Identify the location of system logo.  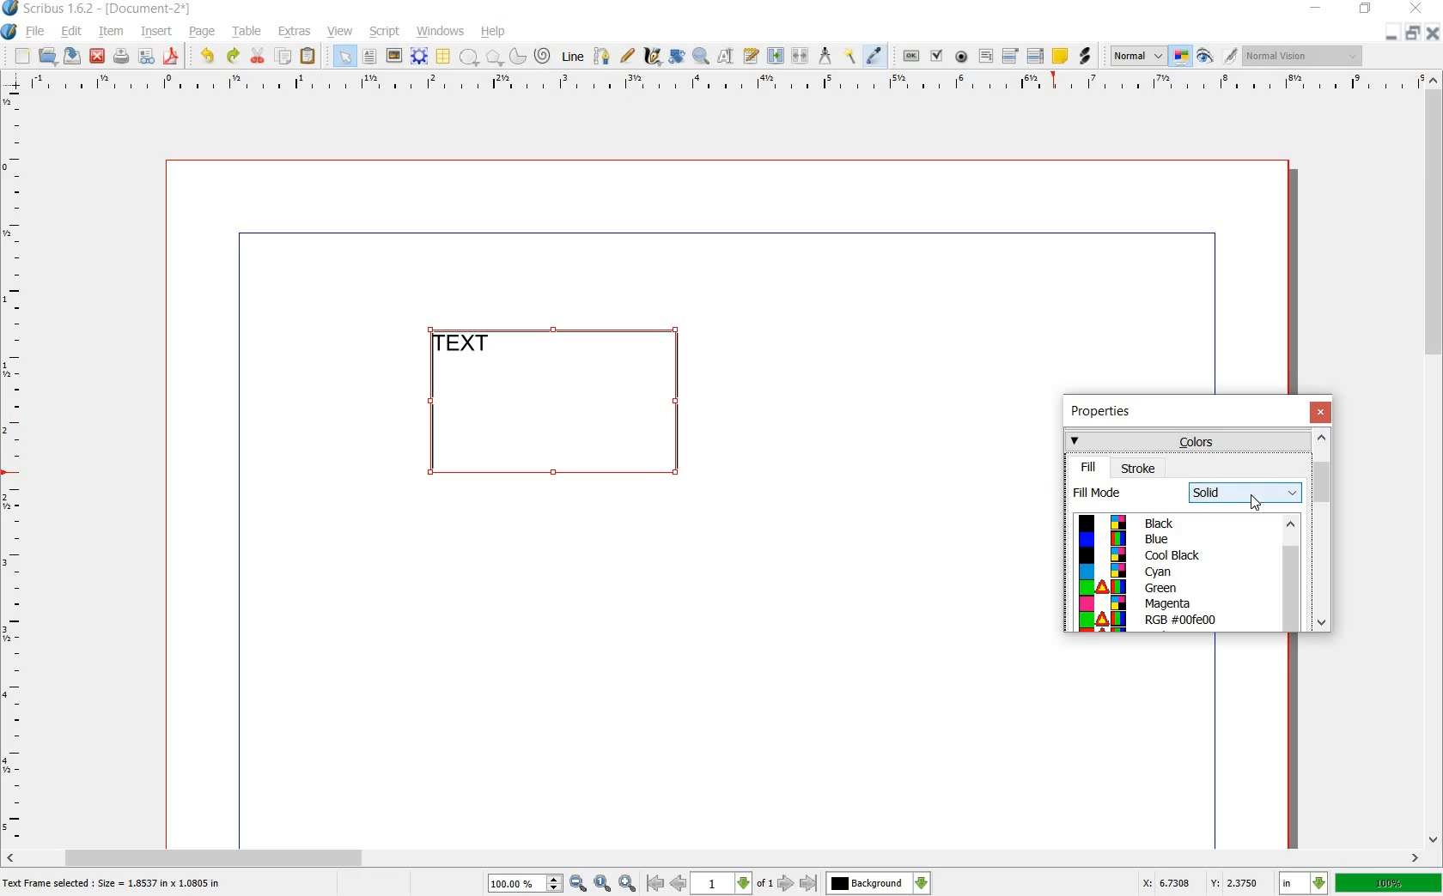
(9, 32).